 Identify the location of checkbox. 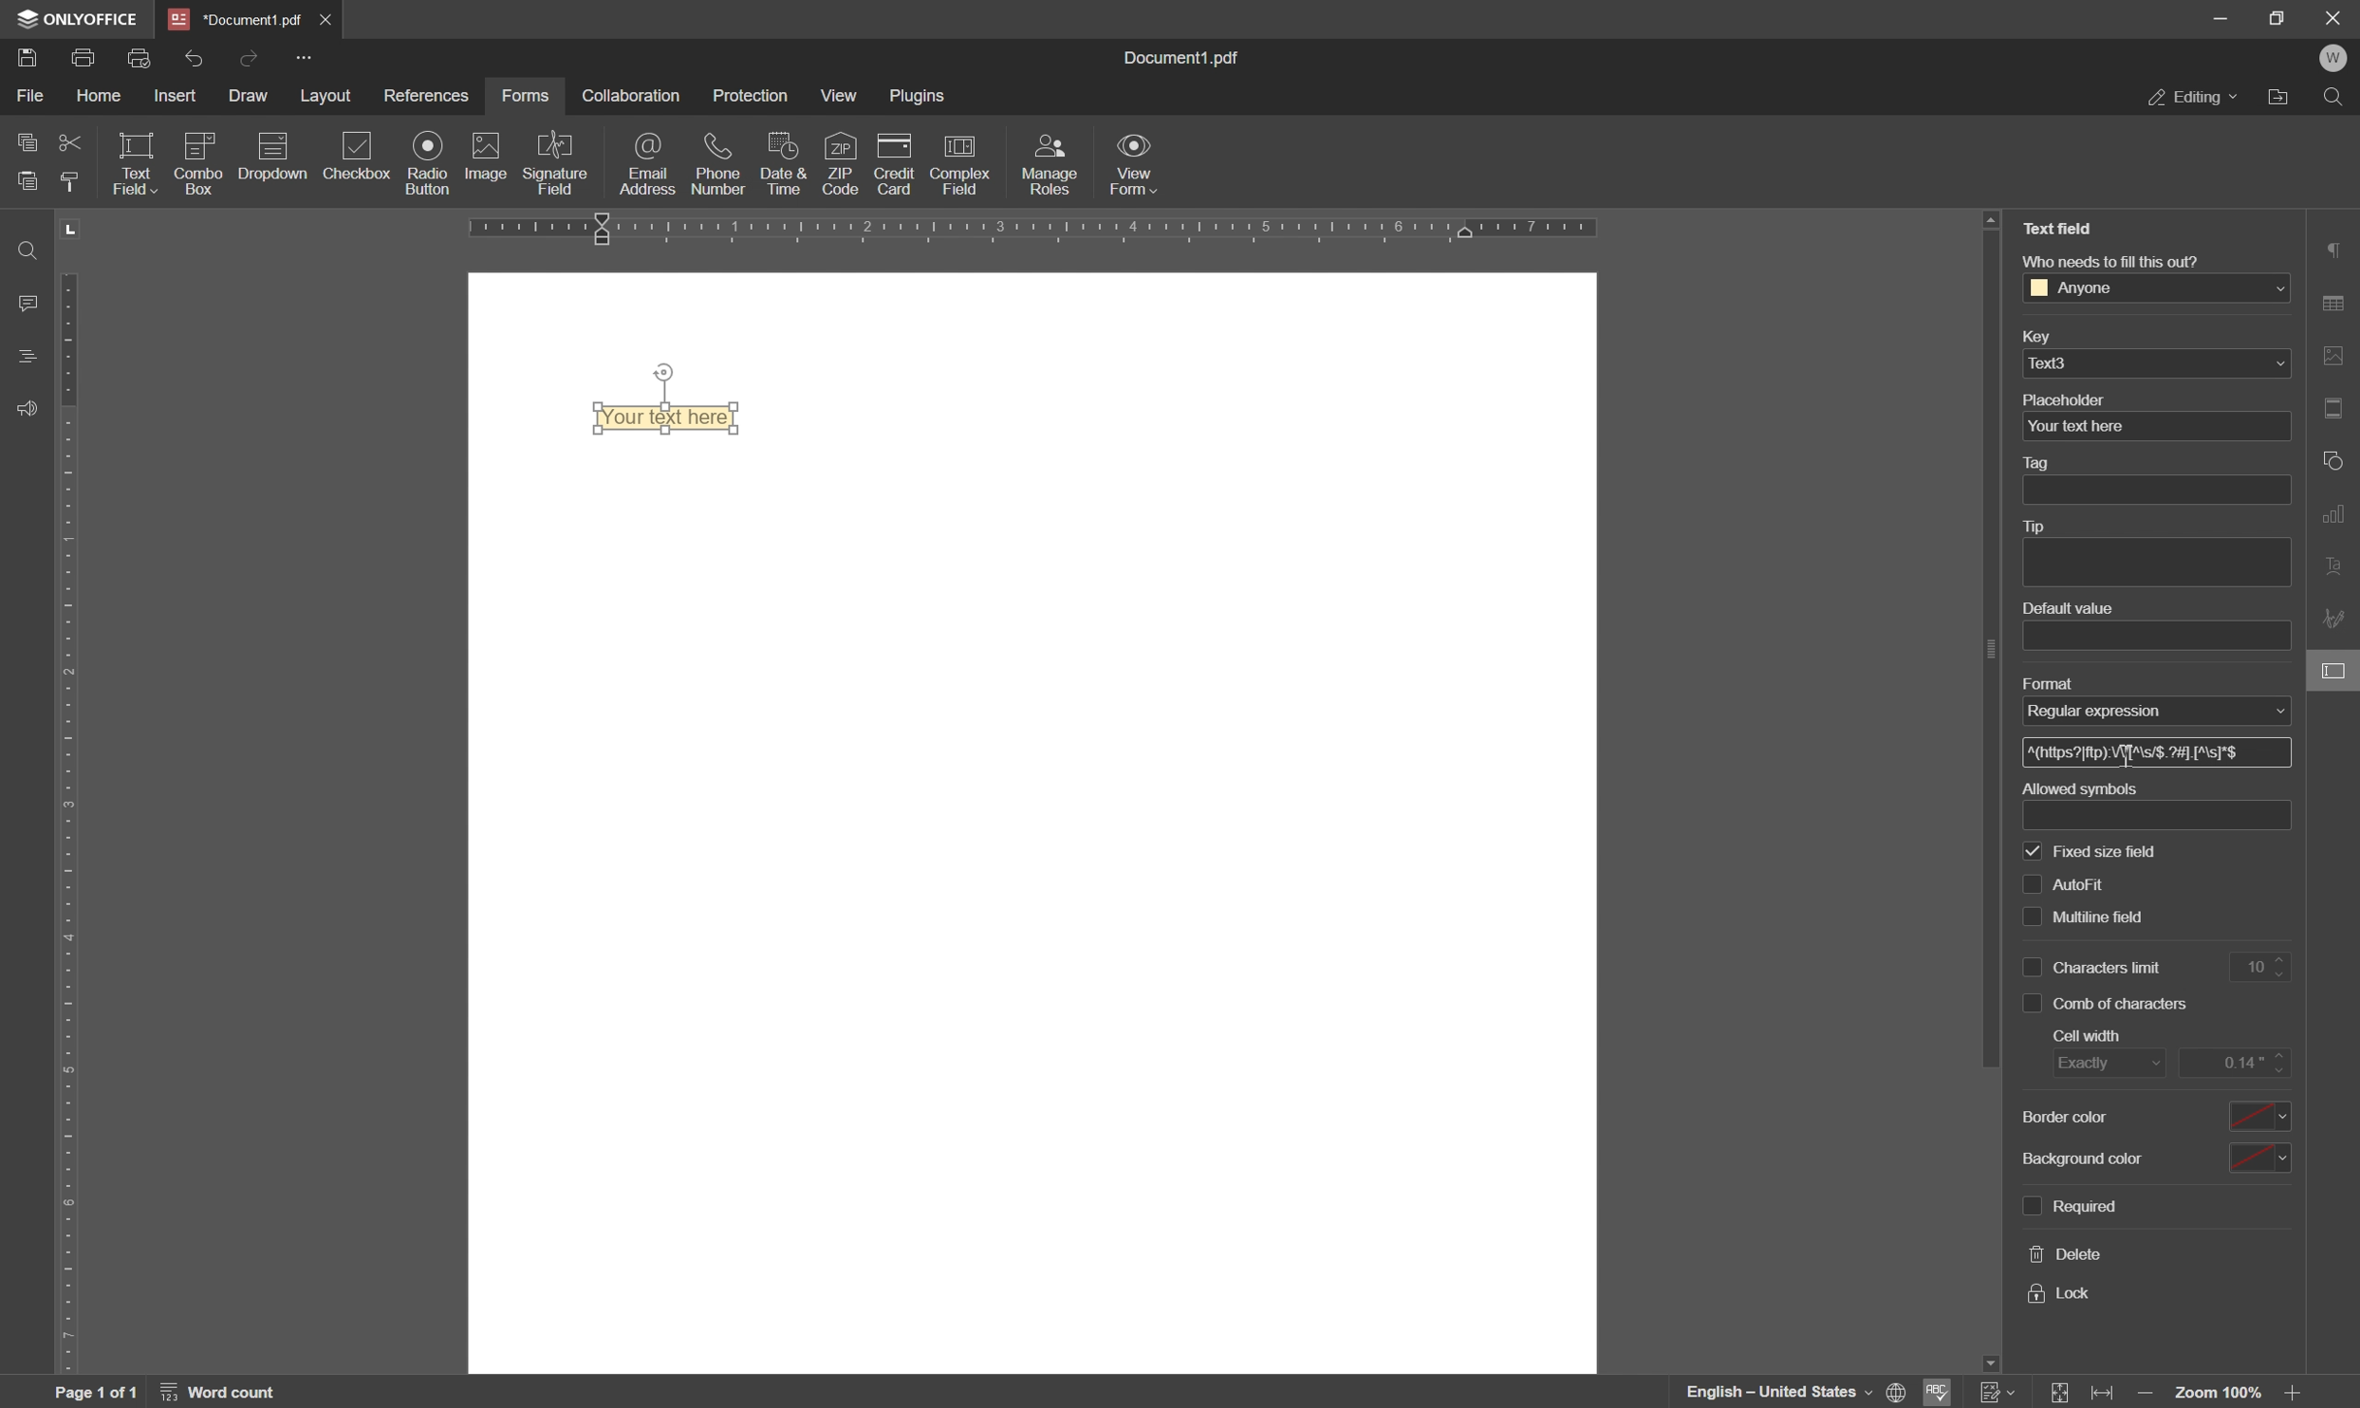
(2035, 850).